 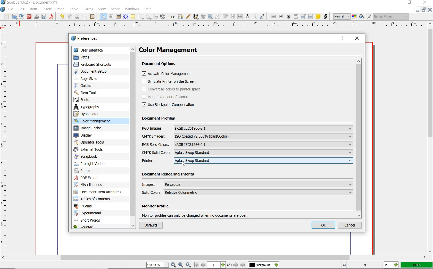 I want to click on text annotation, so click(x=318, y=17).